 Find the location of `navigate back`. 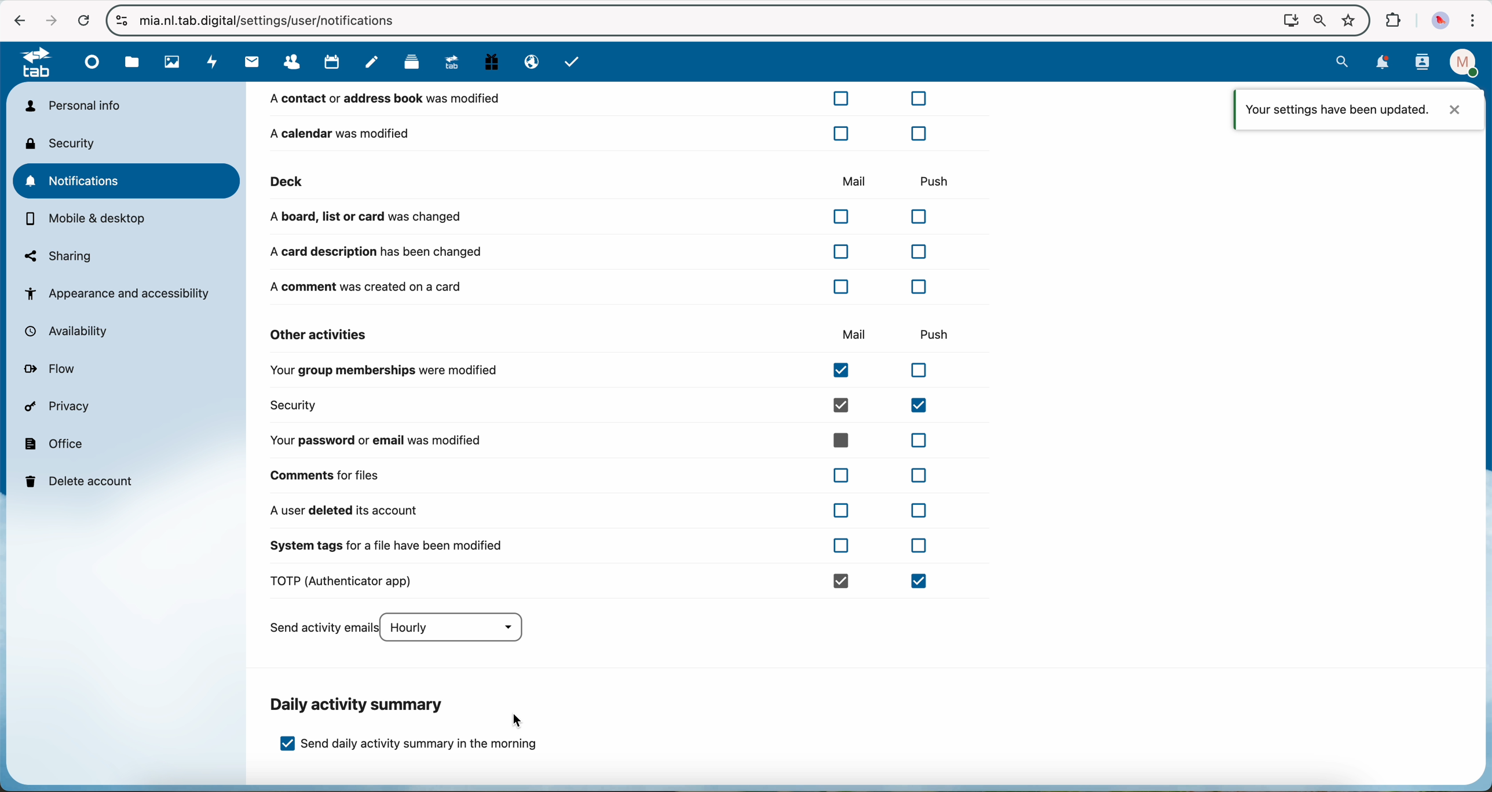

navigate back is located at coordinates (17, 20).